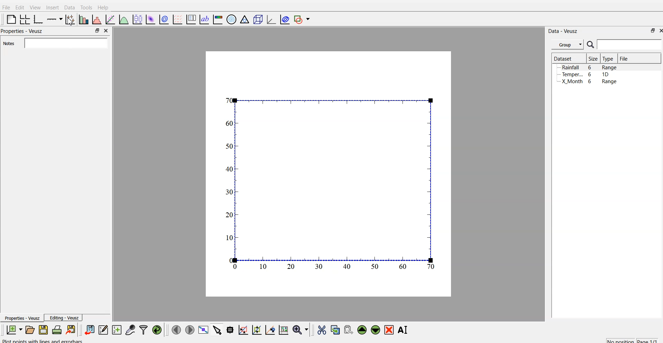 The height and width of the screenshot is (343, 663). What do you see at coordinates (33, 8) in the screenshot?
I see `View` at bounding box center [33, 8].